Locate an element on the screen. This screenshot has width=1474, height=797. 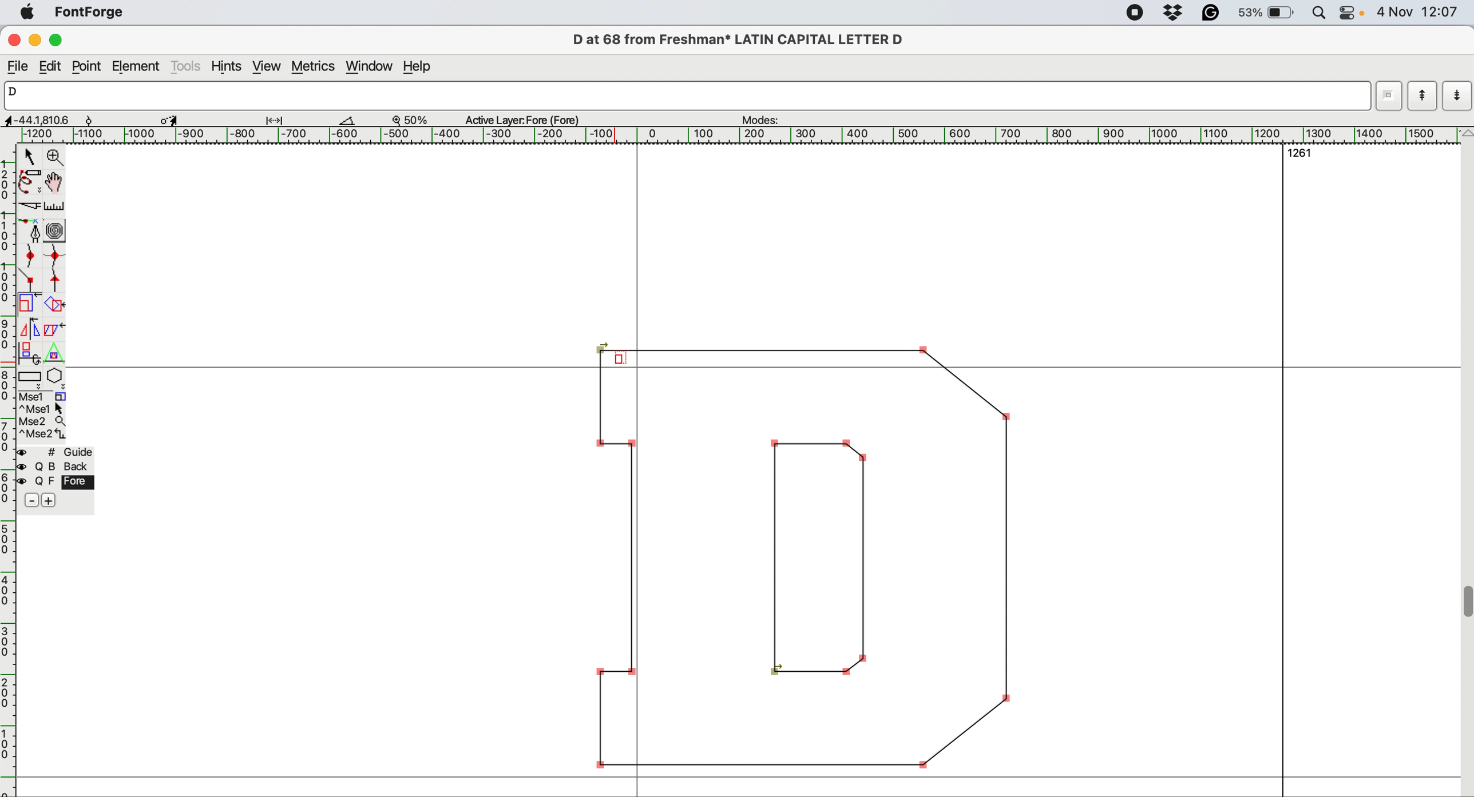
control center is located at coordinates (1350, 13).